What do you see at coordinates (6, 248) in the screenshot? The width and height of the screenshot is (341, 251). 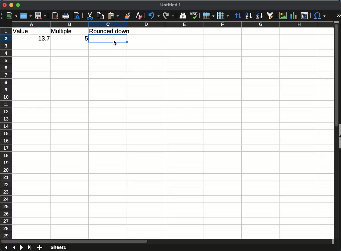 I see `first sheet` at bounding box center [6, 248].